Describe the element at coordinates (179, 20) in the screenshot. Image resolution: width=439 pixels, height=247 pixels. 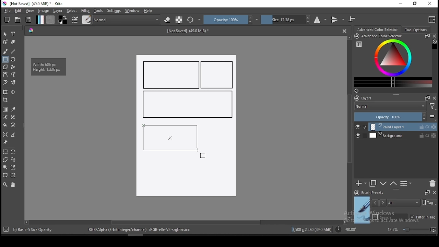
I see `preserve alpha` at that location.